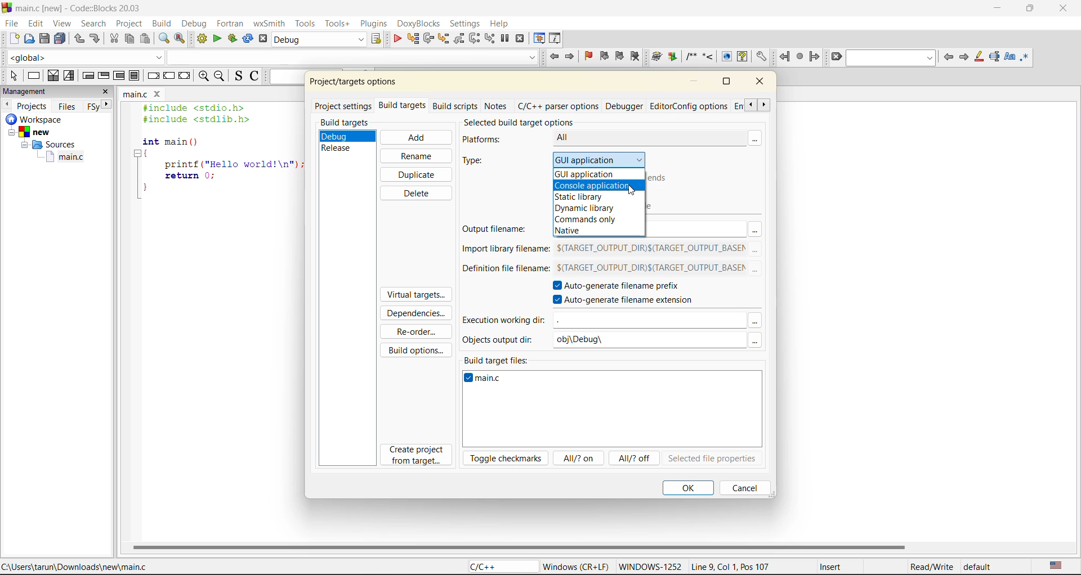 The height and width of the screenshot is (575, 1081). Describe the element at coordinates (180, 37) in the screenshot. I see `replace` at that location.